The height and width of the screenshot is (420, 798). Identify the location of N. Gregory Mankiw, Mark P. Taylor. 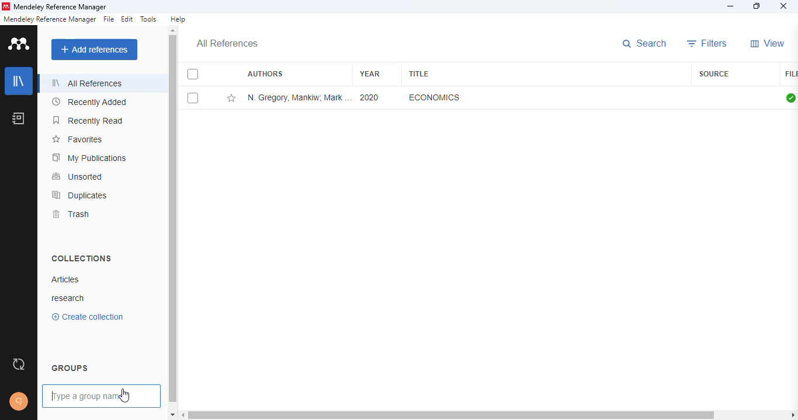
(300, 97).